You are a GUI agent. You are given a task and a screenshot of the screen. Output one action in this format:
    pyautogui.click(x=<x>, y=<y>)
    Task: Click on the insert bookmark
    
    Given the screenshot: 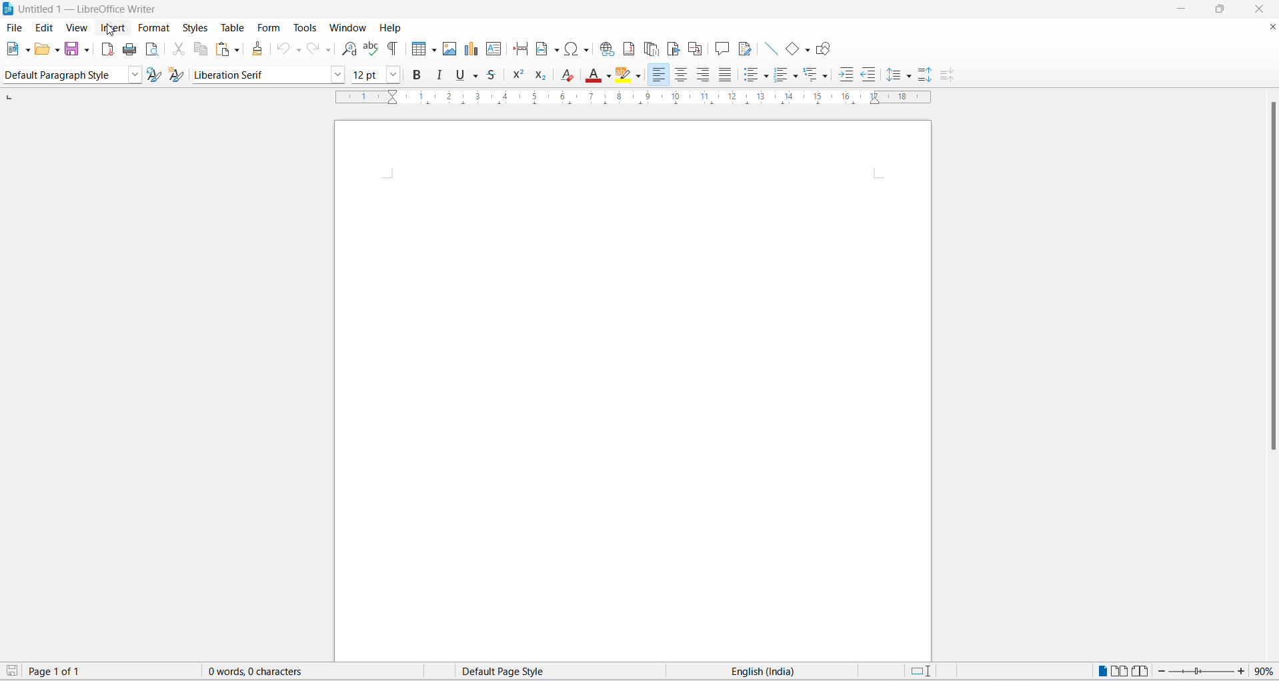 What is the action you would take?
    pyautogui.click(x=672, y=47)
    